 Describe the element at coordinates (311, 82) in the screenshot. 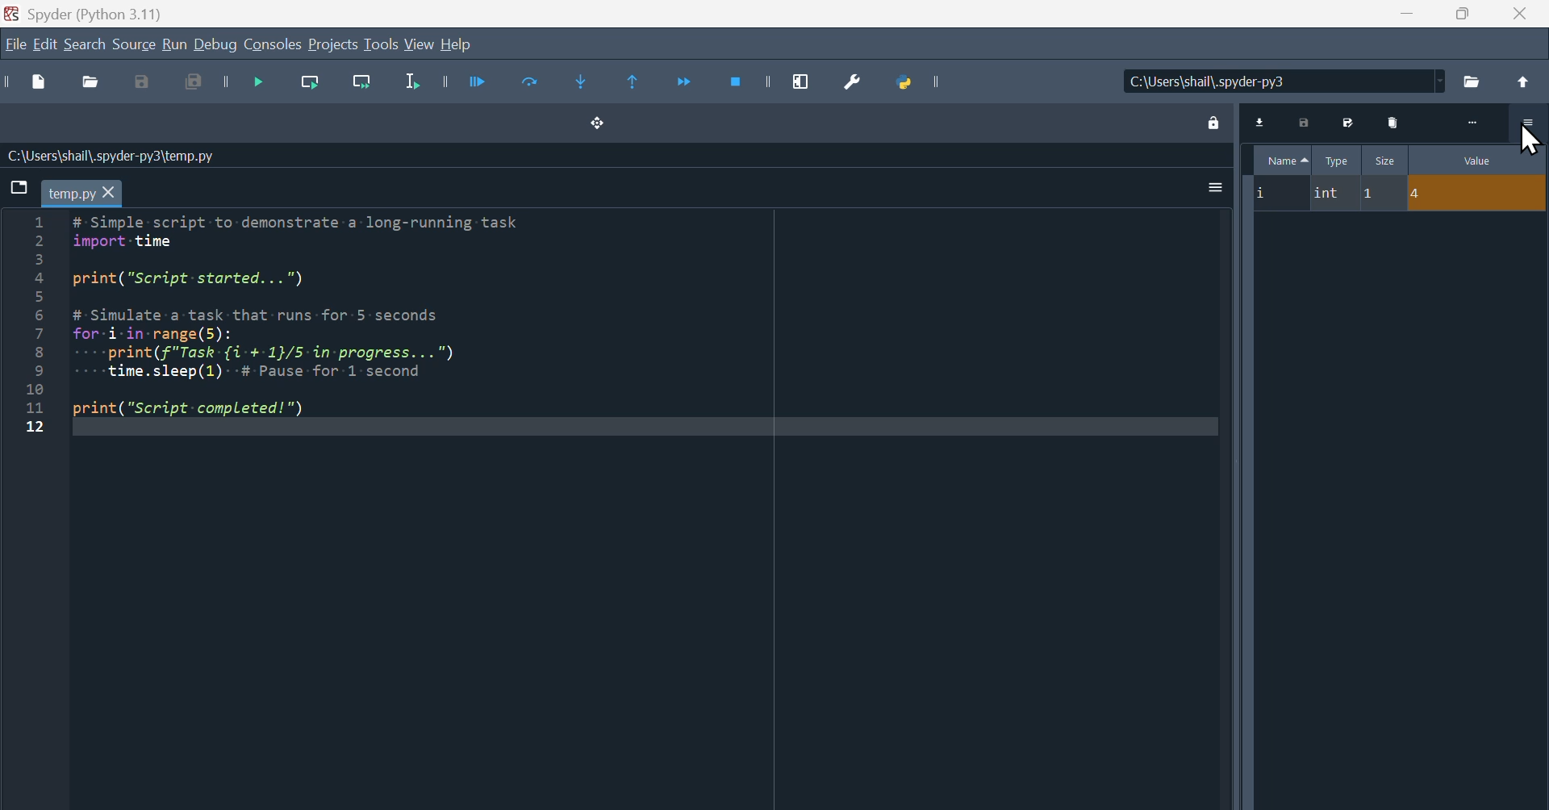

I see `Run current line` at that location.